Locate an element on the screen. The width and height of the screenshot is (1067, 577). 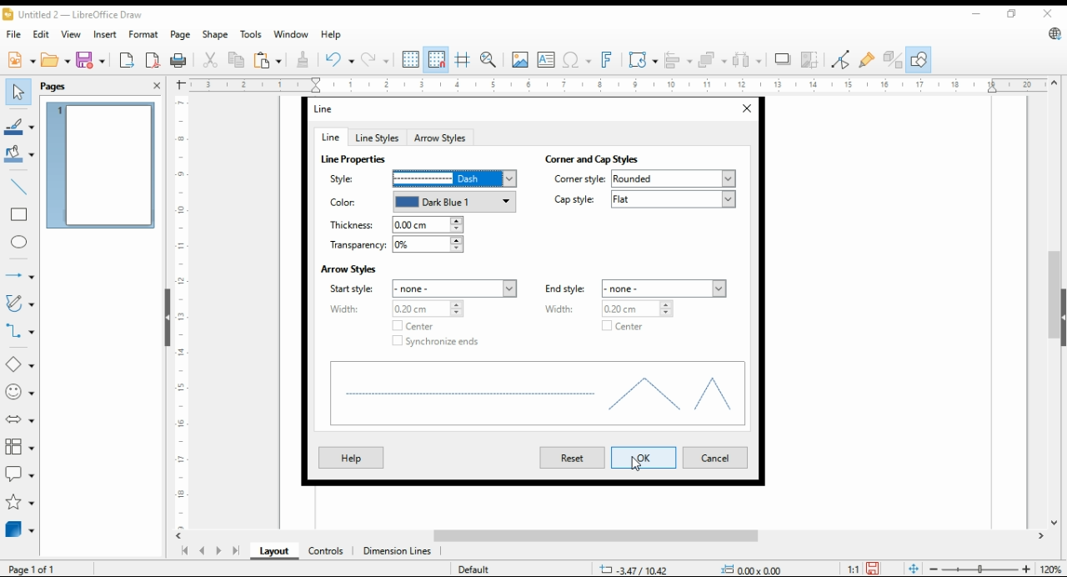
block arrows is located at coordinates (22, 419).